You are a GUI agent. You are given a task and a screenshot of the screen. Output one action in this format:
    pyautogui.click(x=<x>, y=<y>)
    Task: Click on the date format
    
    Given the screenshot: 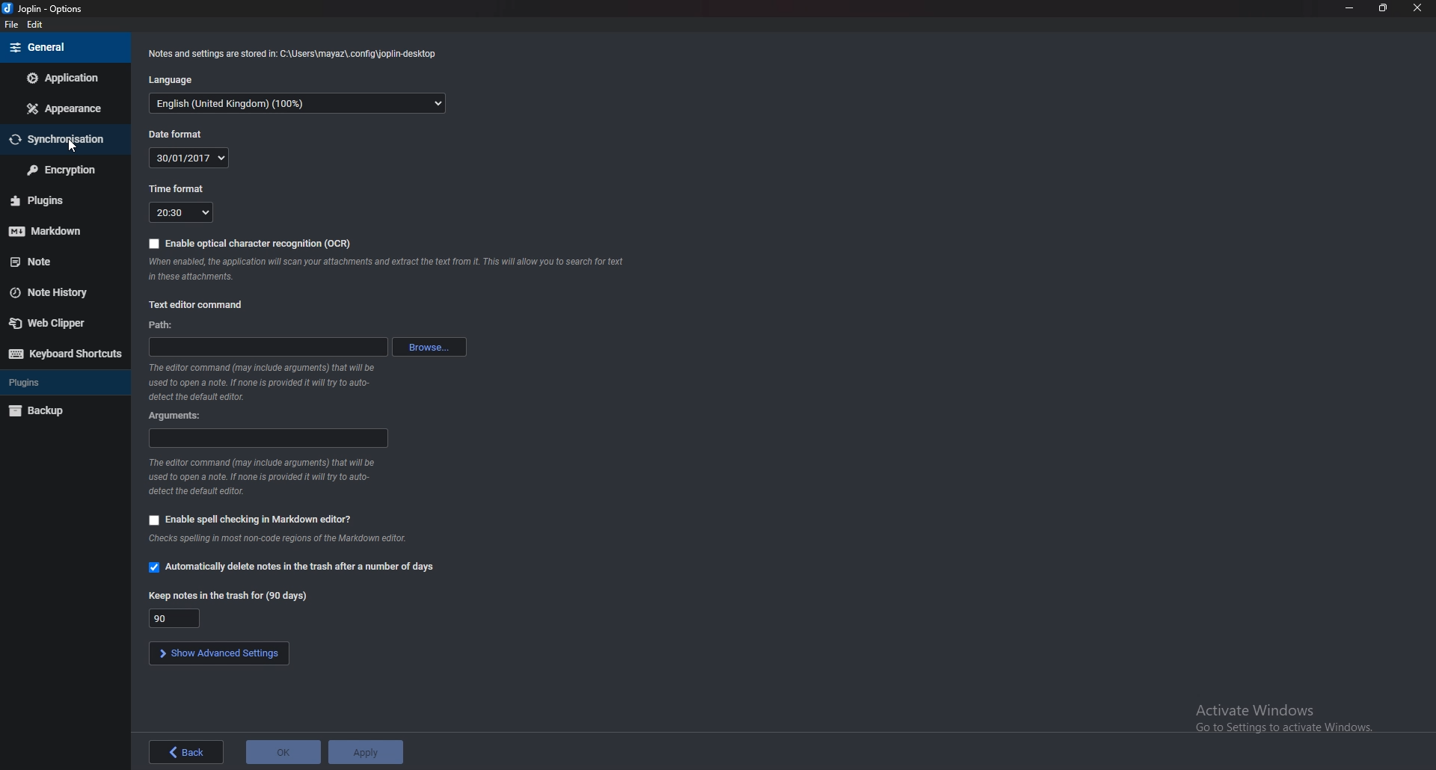 What is the action you would take?
    pyautogui.click(x=190, y=158)
    